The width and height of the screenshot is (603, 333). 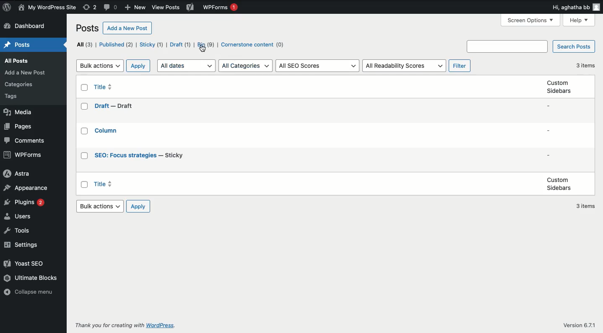 What do you see at coordinates (139, 206) in the screenshot?
I see `Apply` at bounding box center [139, 206].